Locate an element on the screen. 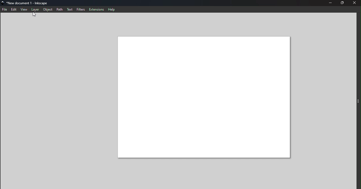  Minimize is located at coordinates (329, 3).